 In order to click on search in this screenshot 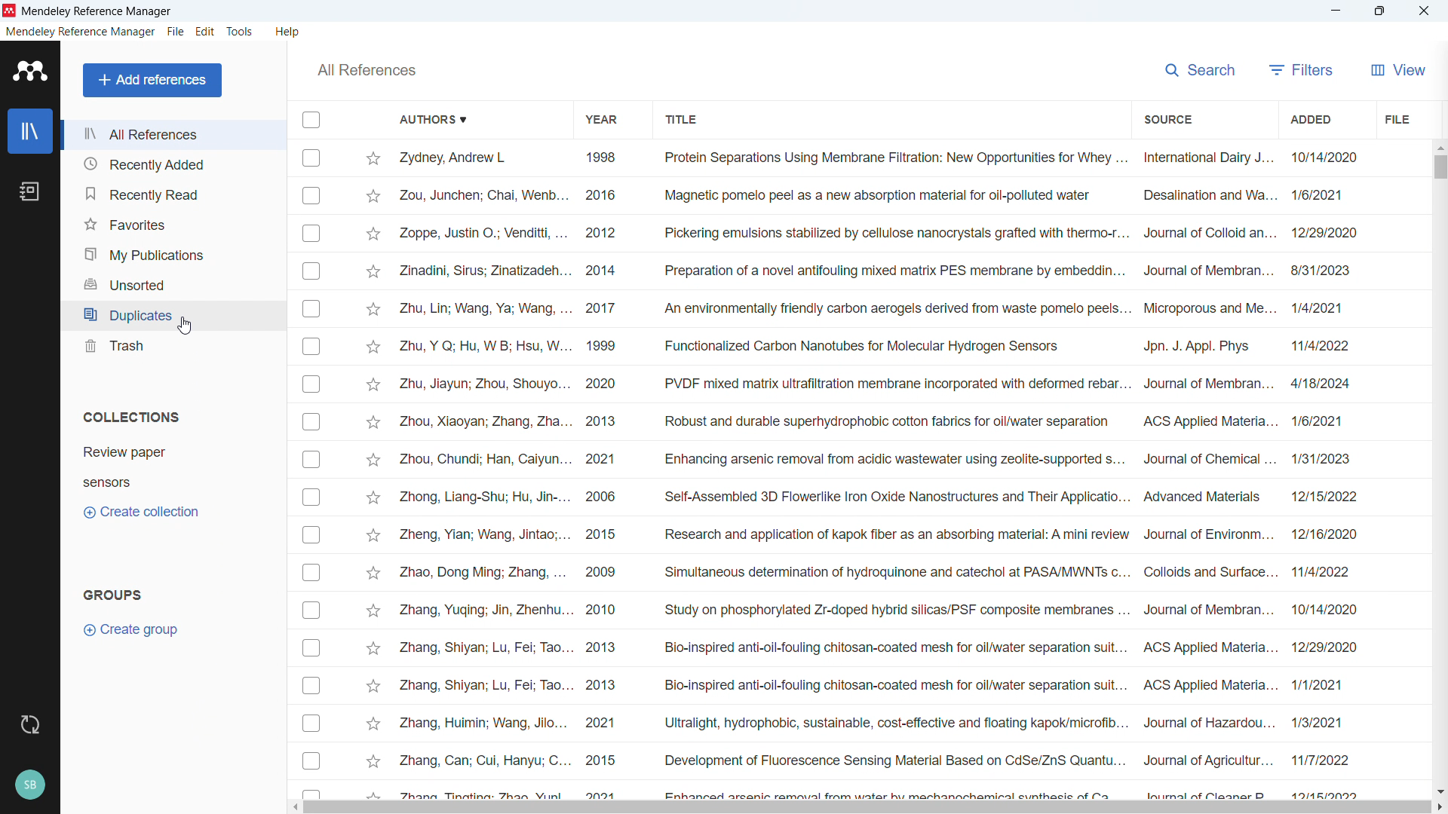, I will do `click(1201, 70)`.